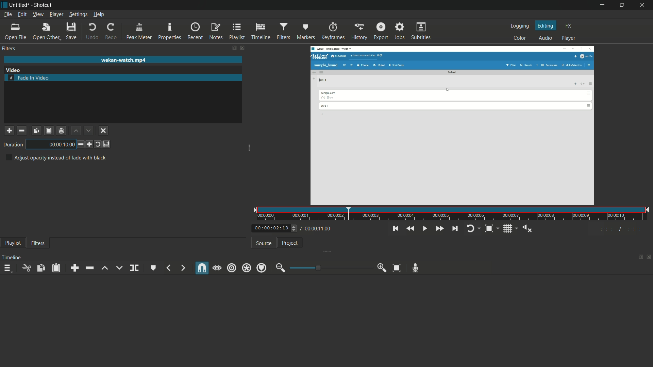 The width and height of the screenshot is (653, 367). What do you see at coordinates (319, 229) in the screenshot?
I see `total time` at bounding box center [319, 229].